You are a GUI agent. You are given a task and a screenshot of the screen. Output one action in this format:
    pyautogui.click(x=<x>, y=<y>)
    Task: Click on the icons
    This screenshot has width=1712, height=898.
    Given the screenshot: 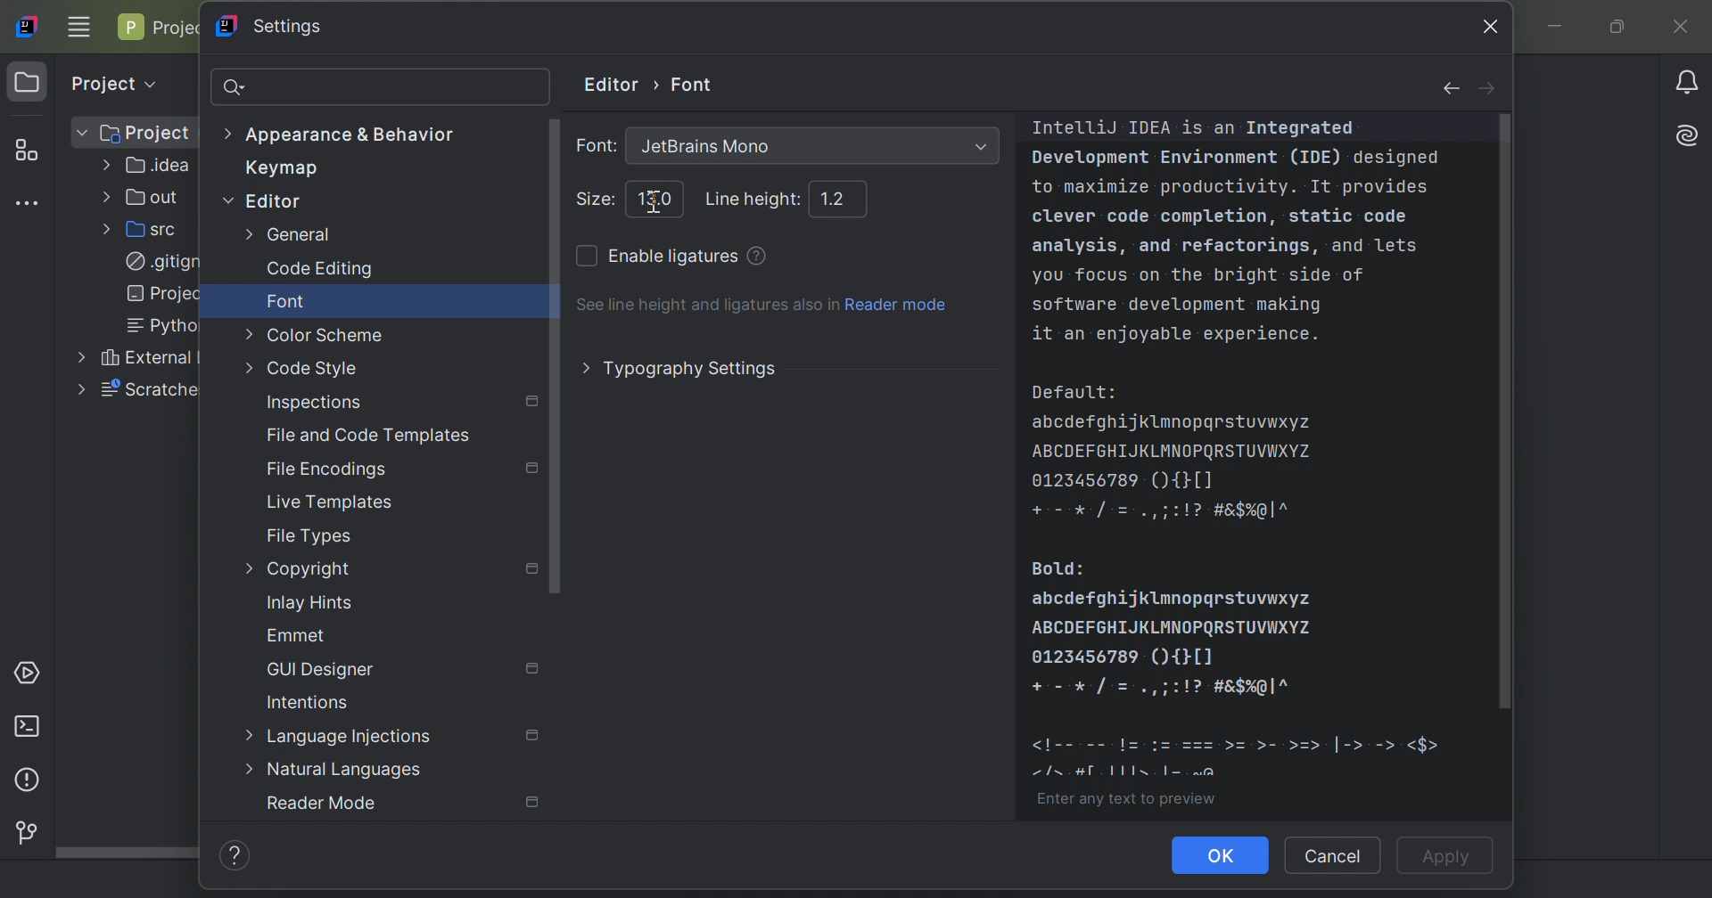 What is the action you would take?
    pyautogui.click(x=1239, y=757)
    